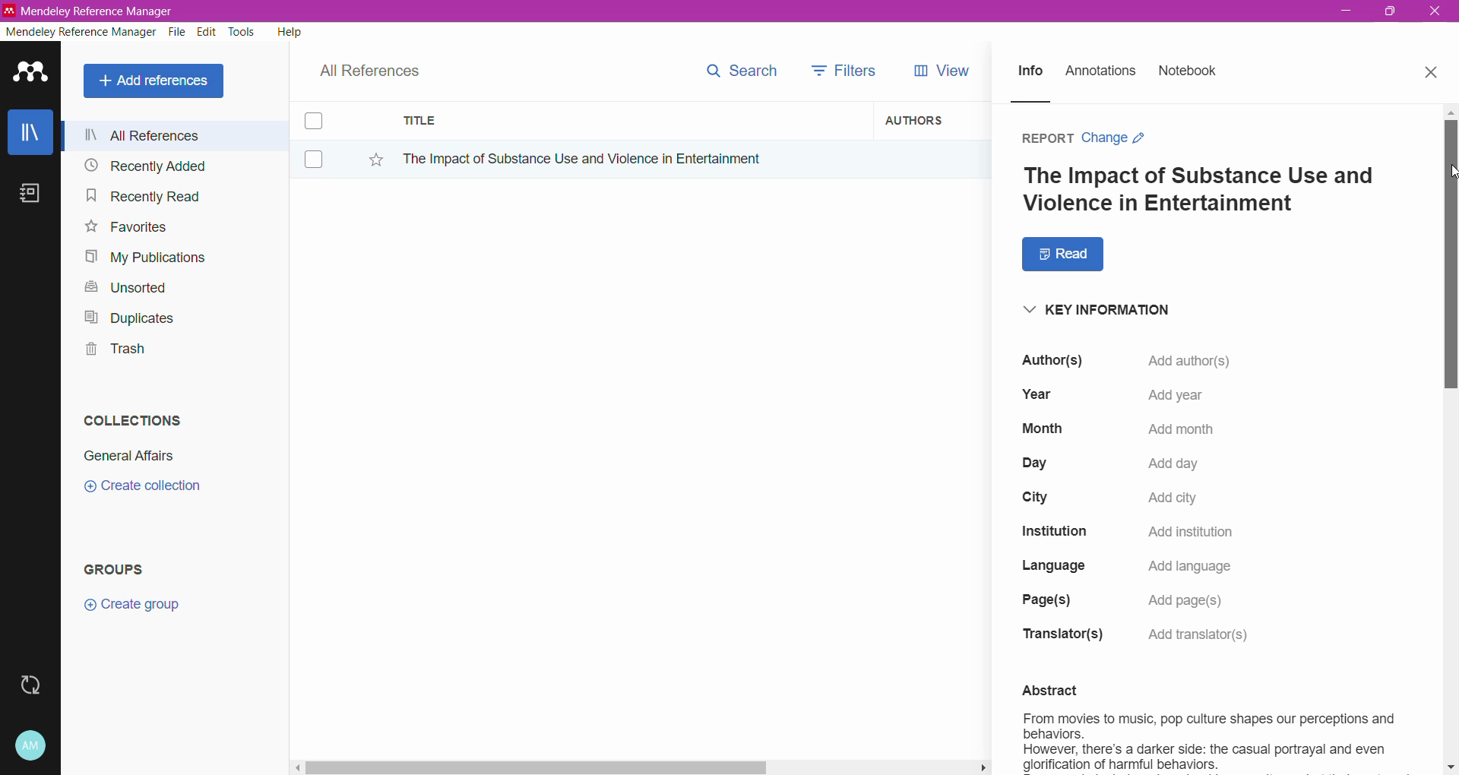 This screenshot has width=1459, height=775. Describe the element at coordinates (380, 67) in the screenshot. I see `All References` at that location.